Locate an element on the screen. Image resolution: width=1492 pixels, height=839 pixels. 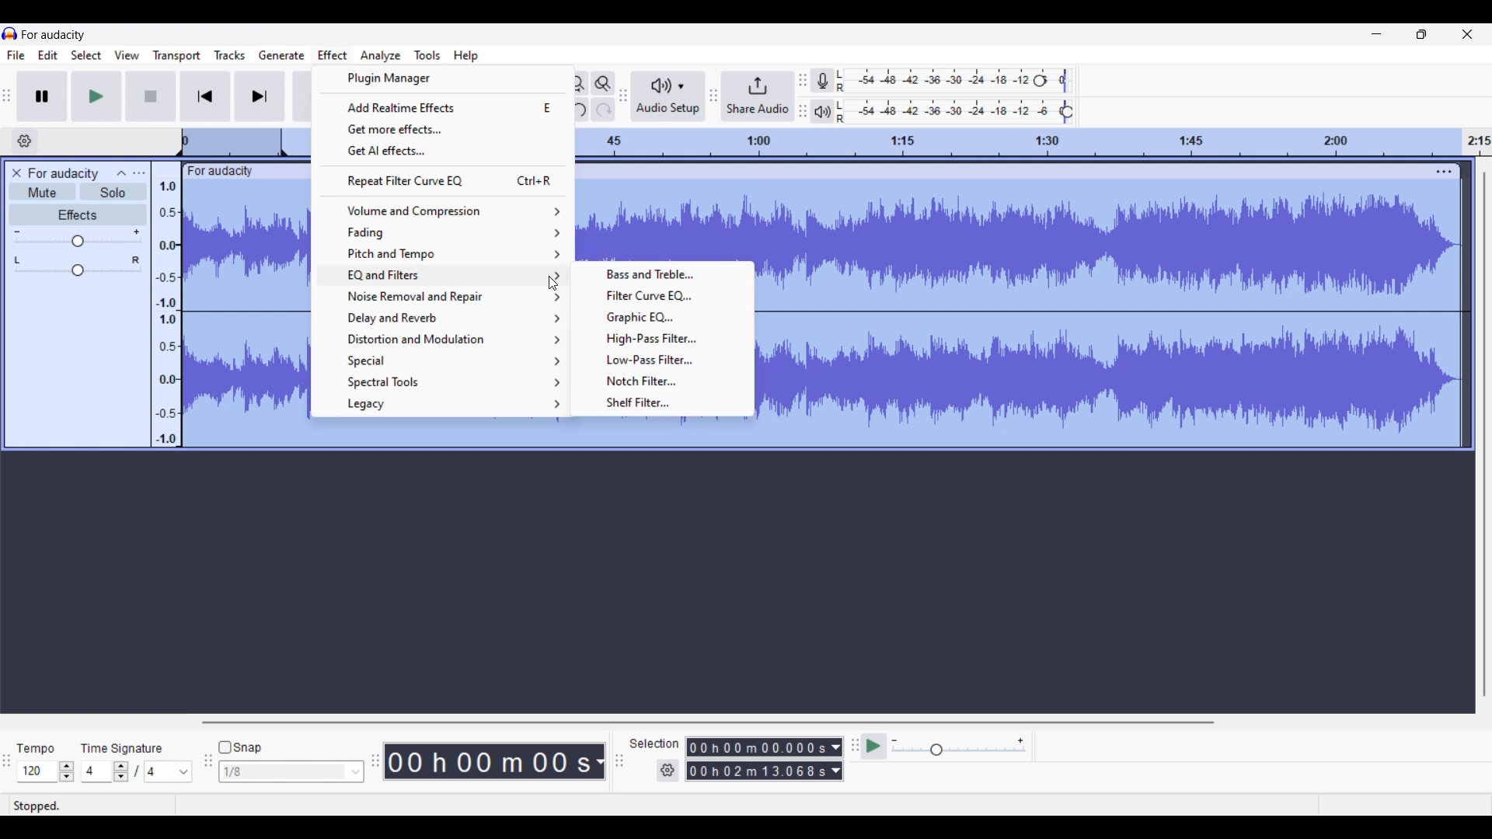
Noise removal and repair option is located at coordinates (445, 297).